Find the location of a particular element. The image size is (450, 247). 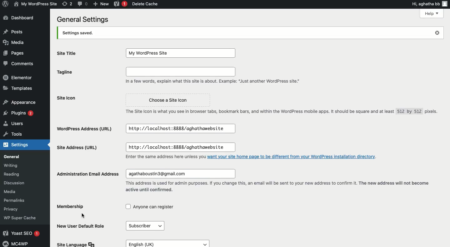

Plugins is located at coordinates (19, 112).